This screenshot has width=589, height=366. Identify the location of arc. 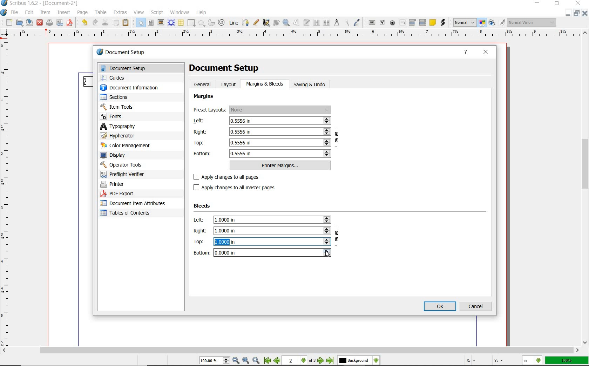
(211, 23).